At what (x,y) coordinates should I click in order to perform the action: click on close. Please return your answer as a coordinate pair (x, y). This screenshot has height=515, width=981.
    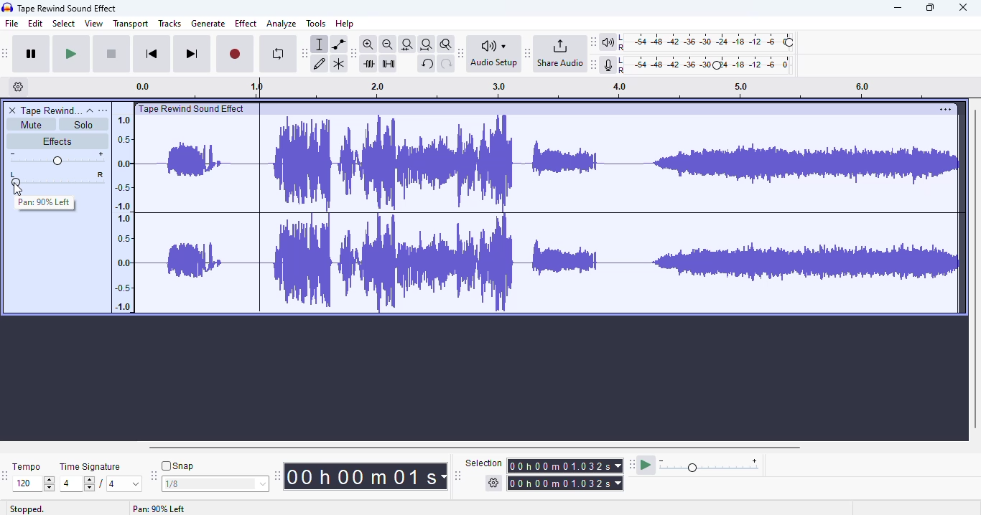
    Looking at the image, I should click on (962, 7).